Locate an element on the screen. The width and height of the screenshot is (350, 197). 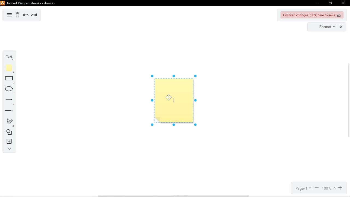
current zoom is located at coordinates (329, 189).